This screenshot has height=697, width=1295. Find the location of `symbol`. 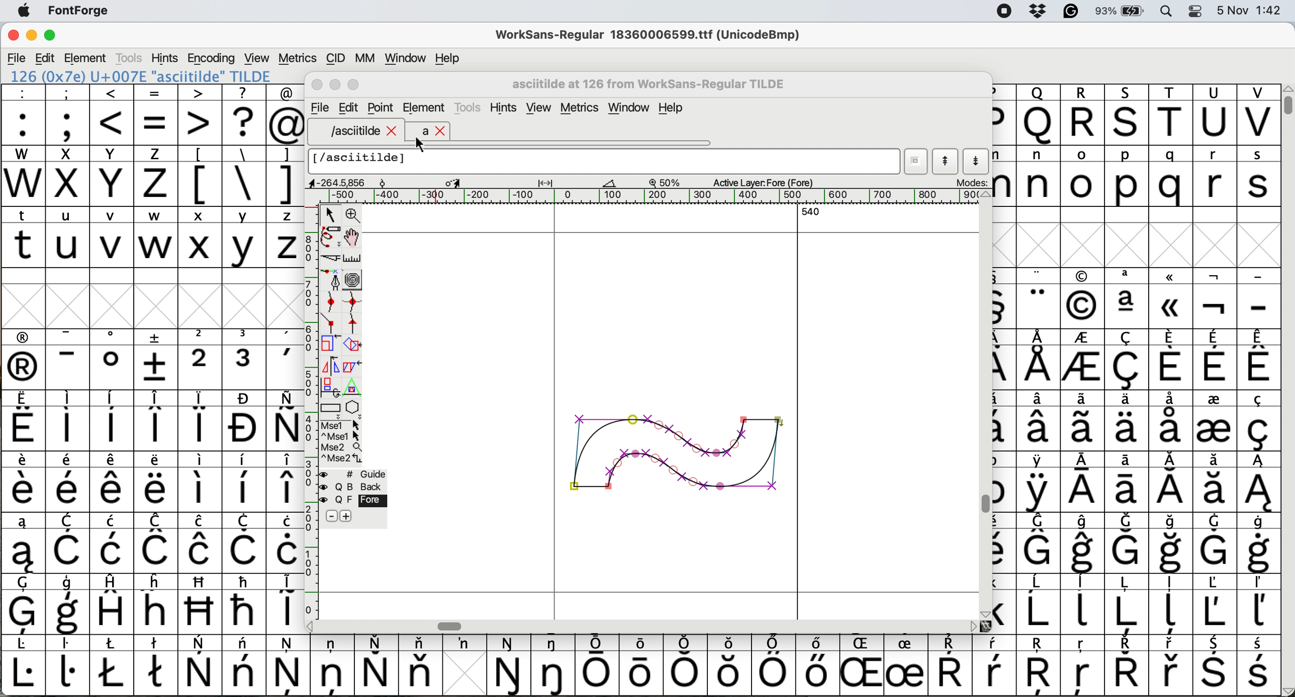

symbol is located at coordinates (1213, 420).